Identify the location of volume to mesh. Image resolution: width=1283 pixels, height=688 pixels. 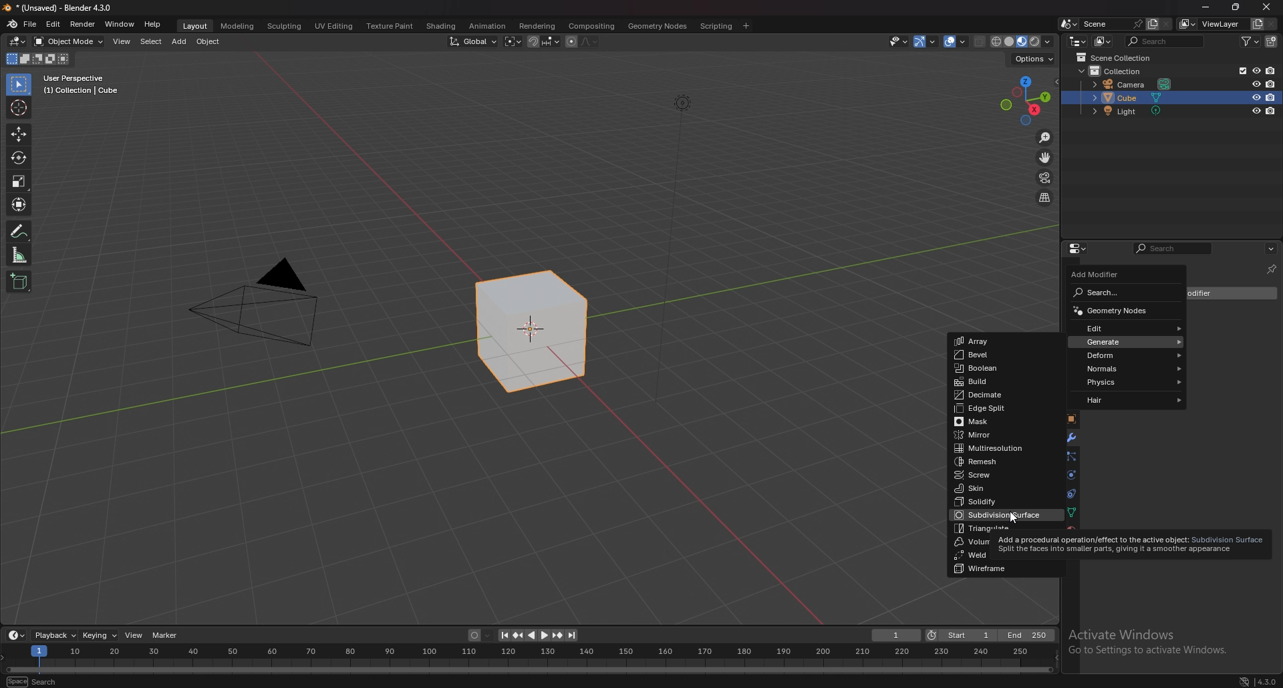
(969, 542).